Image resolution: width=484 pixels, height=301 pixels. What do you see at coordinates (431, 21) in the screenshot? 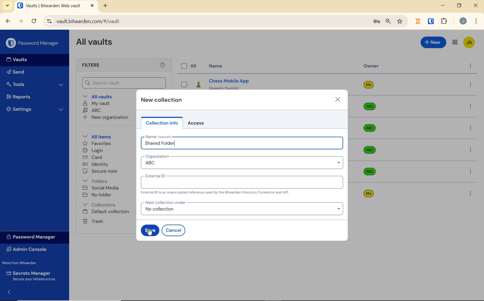
I see `bitwarden extension` at bounding box center [431, 21].